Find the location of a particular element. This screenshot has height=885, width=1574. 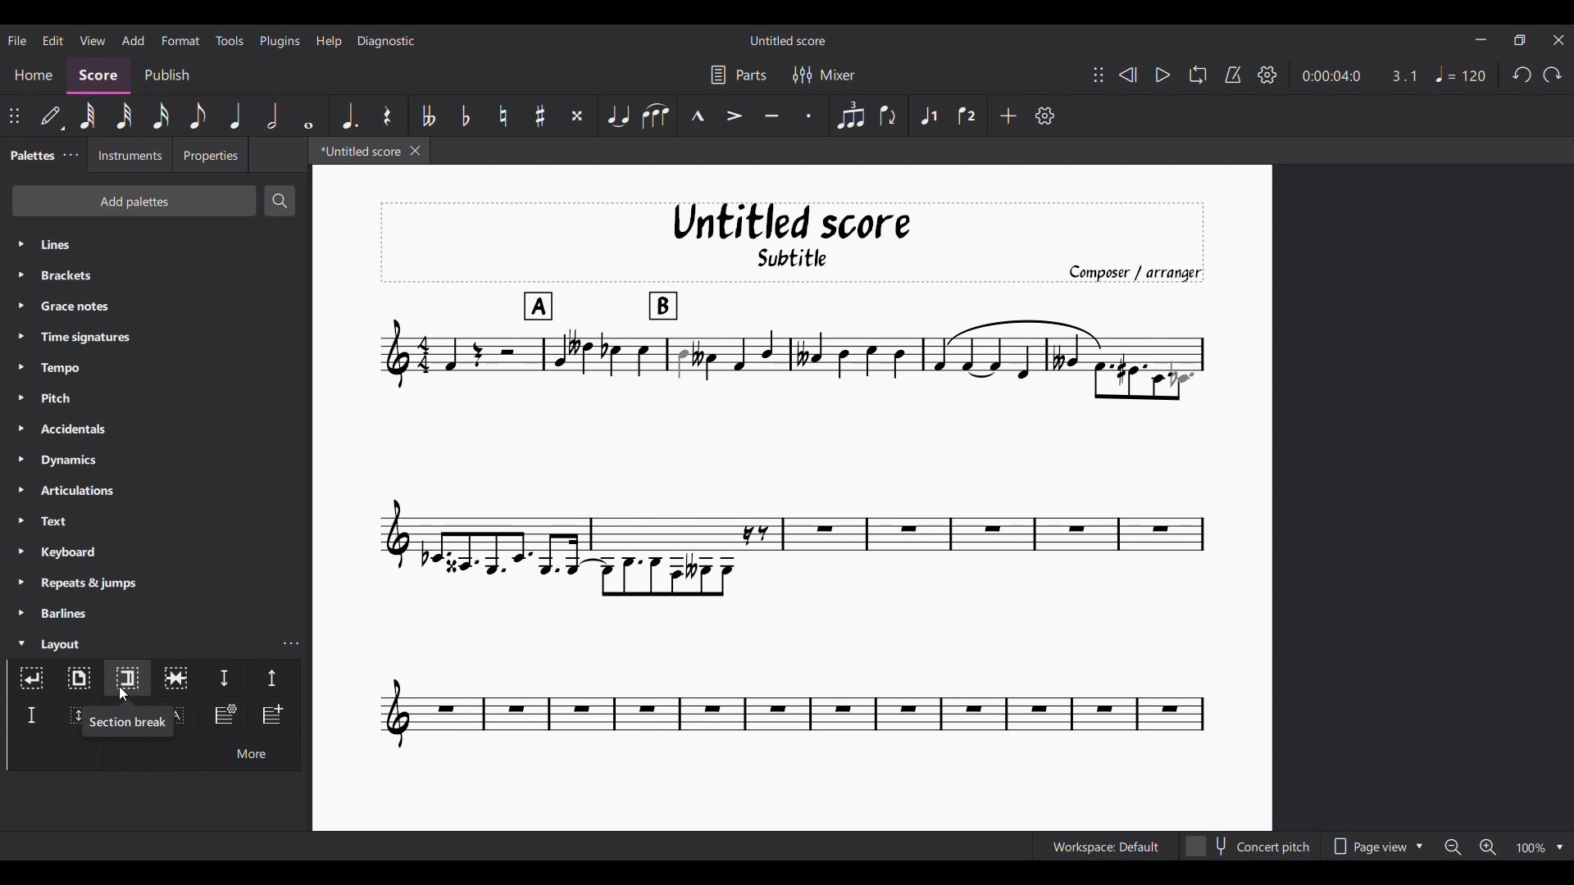

0:00:04:0 is located at coordinates (1331, 76).